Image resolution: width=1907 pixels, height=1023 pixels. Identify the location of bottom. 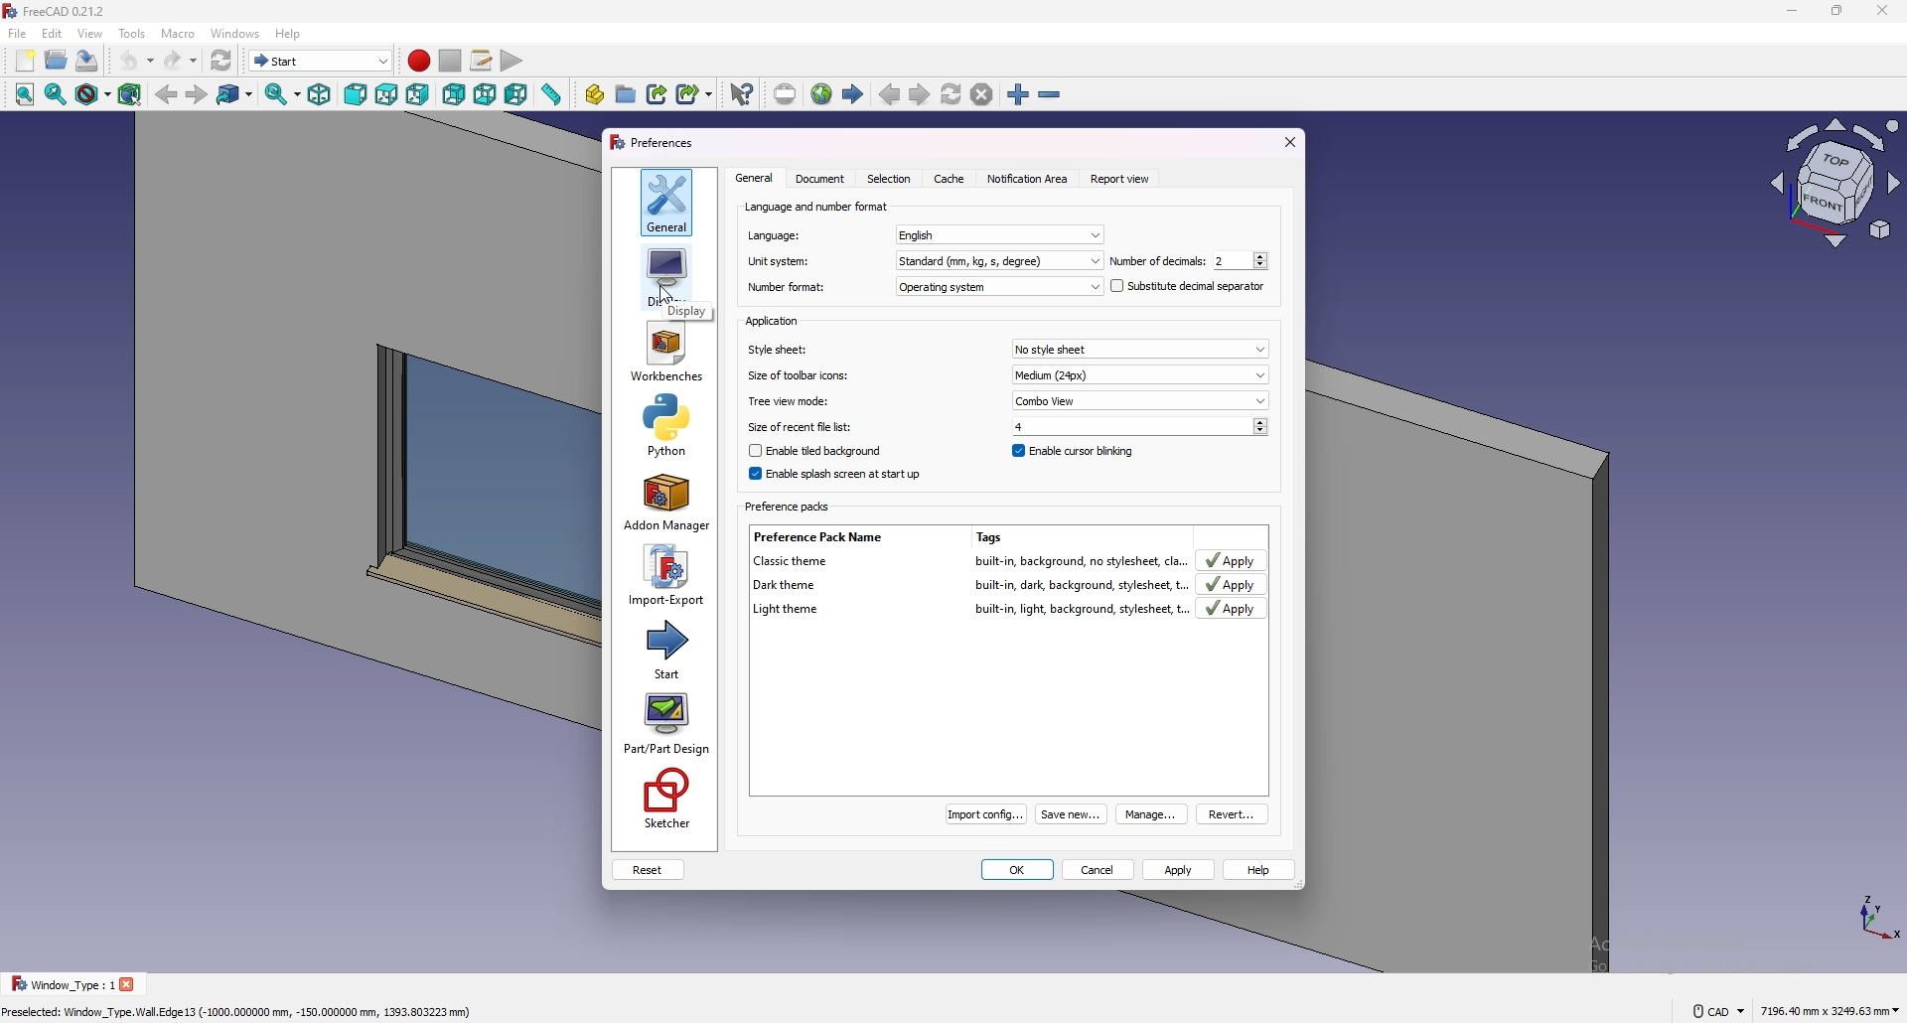
(486, 95).